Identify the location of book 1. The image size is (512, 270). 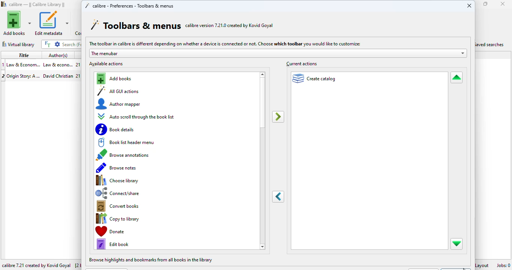
(40, 64).